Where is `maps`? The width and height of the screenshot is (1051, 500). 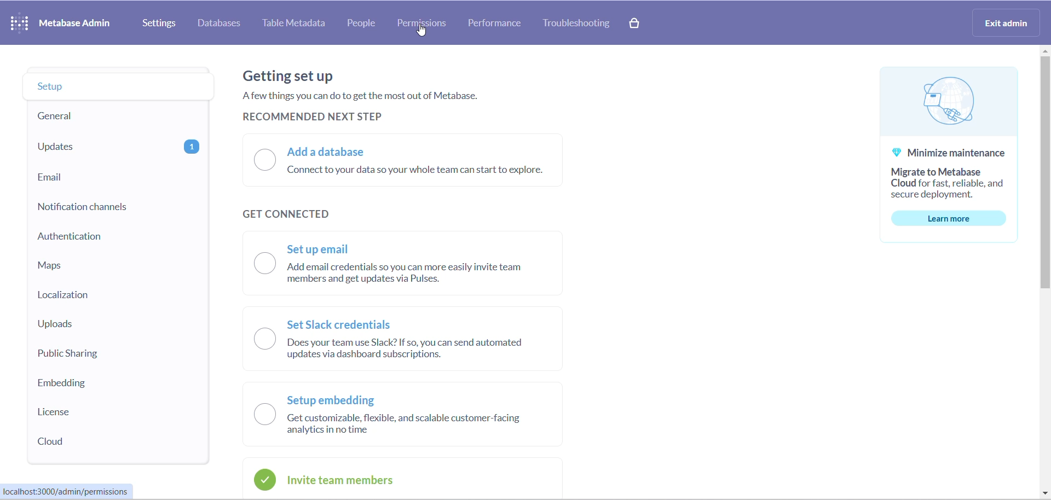 maps is located at coordinates (109, 266).